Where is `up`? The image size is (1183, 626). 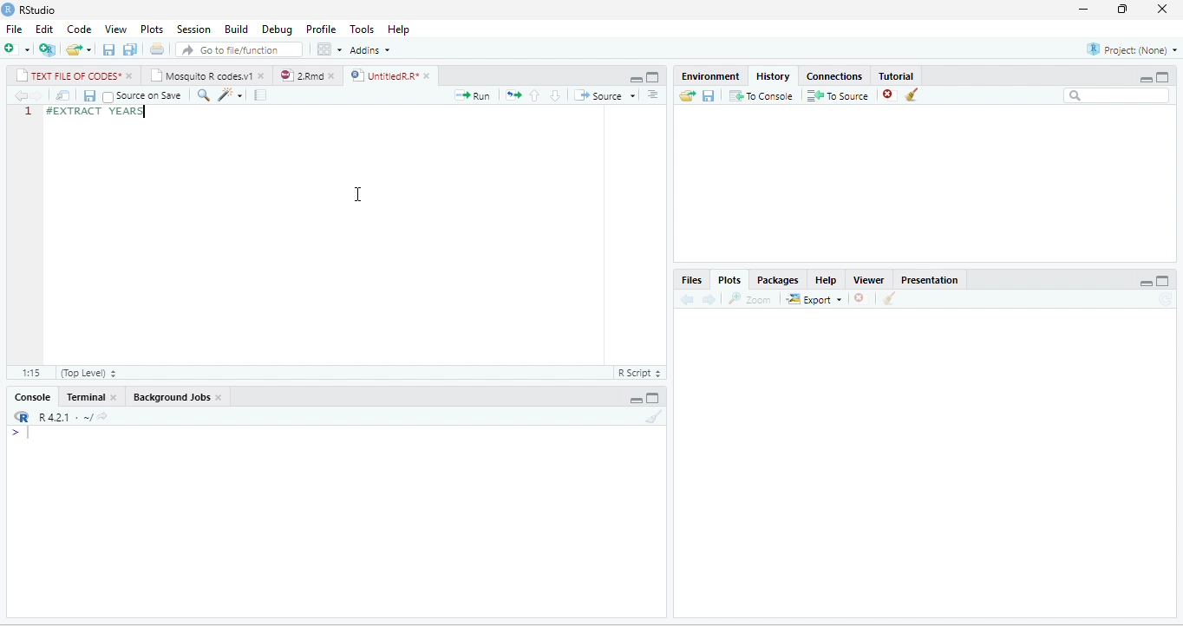 up is located at coordinates (534, 95).